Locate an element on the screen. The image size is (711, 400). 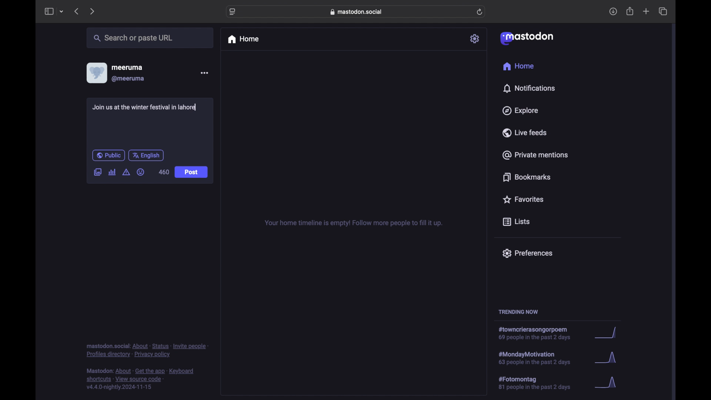
bookmarks is located at coordinates (527, 177).